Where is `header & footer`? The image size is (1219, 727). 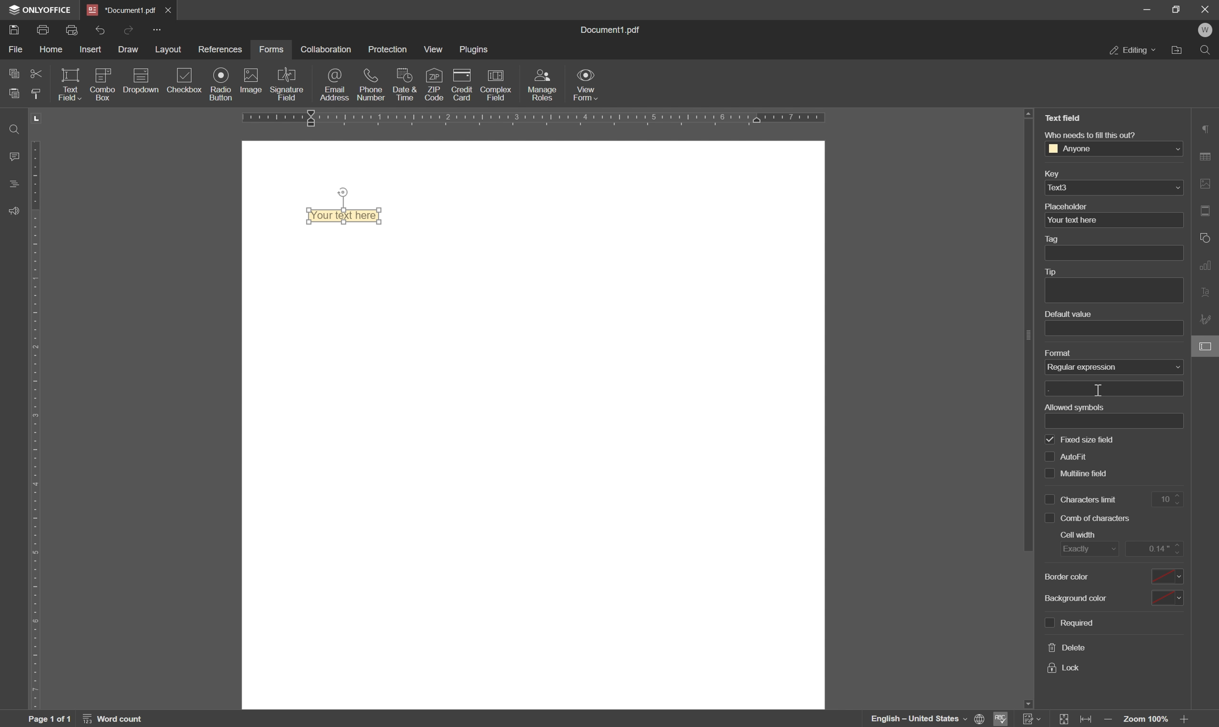 header & footer is located at coordinates (1208, 211).